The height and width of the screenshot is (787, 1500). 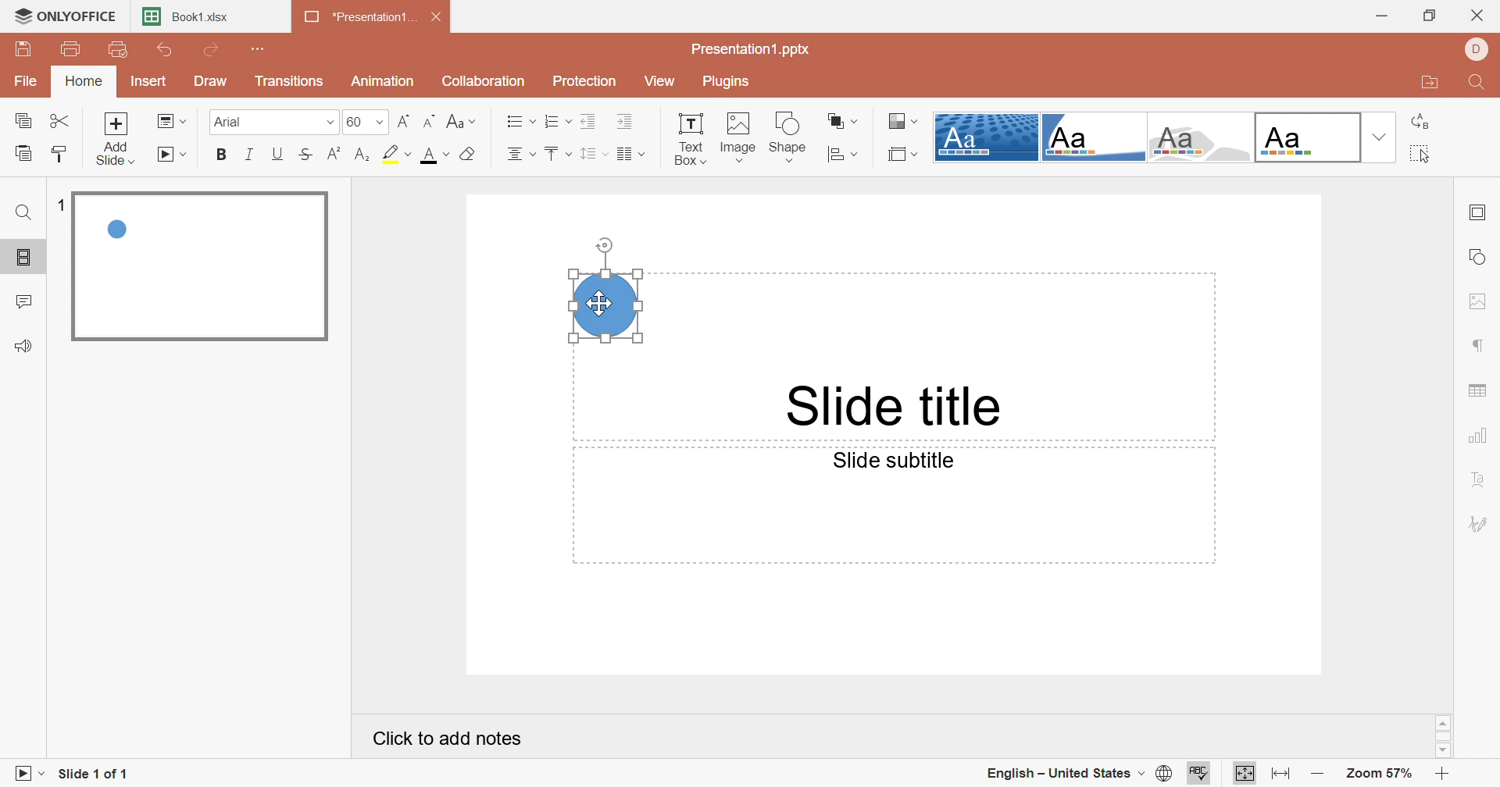 I want to click on Redo, so click(x=213, y=50).